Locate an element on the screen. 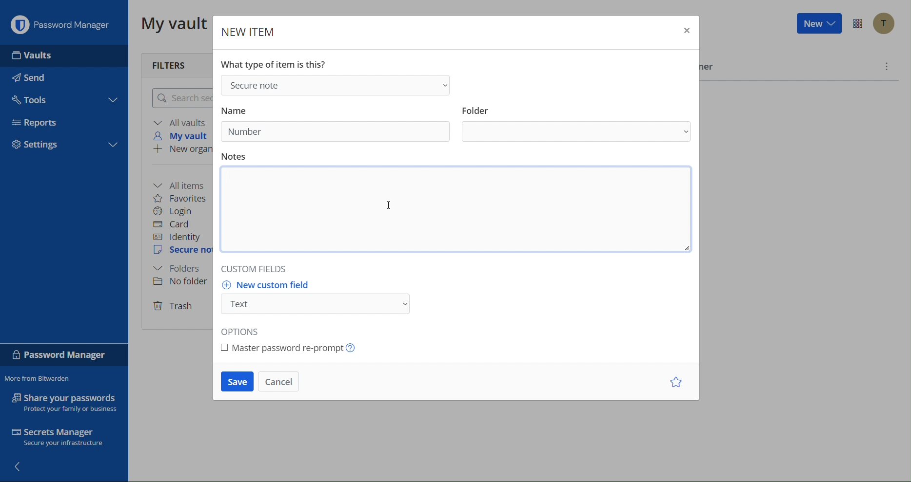 This screenshot has width=911, height=482. Number is located at coordinates (244, 131).